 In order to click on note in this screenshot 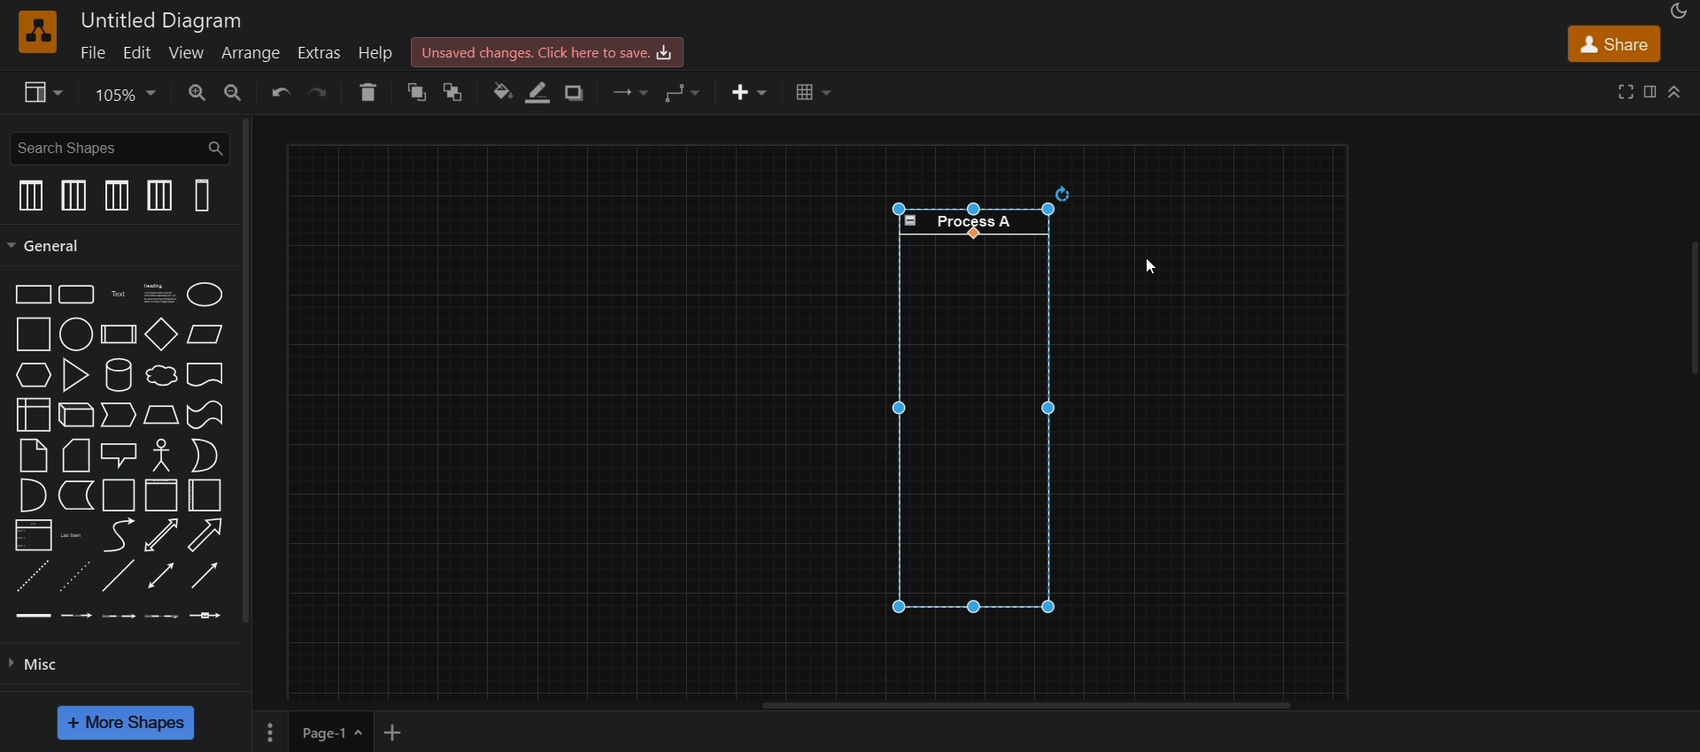, I will do `click(35, 457)`.